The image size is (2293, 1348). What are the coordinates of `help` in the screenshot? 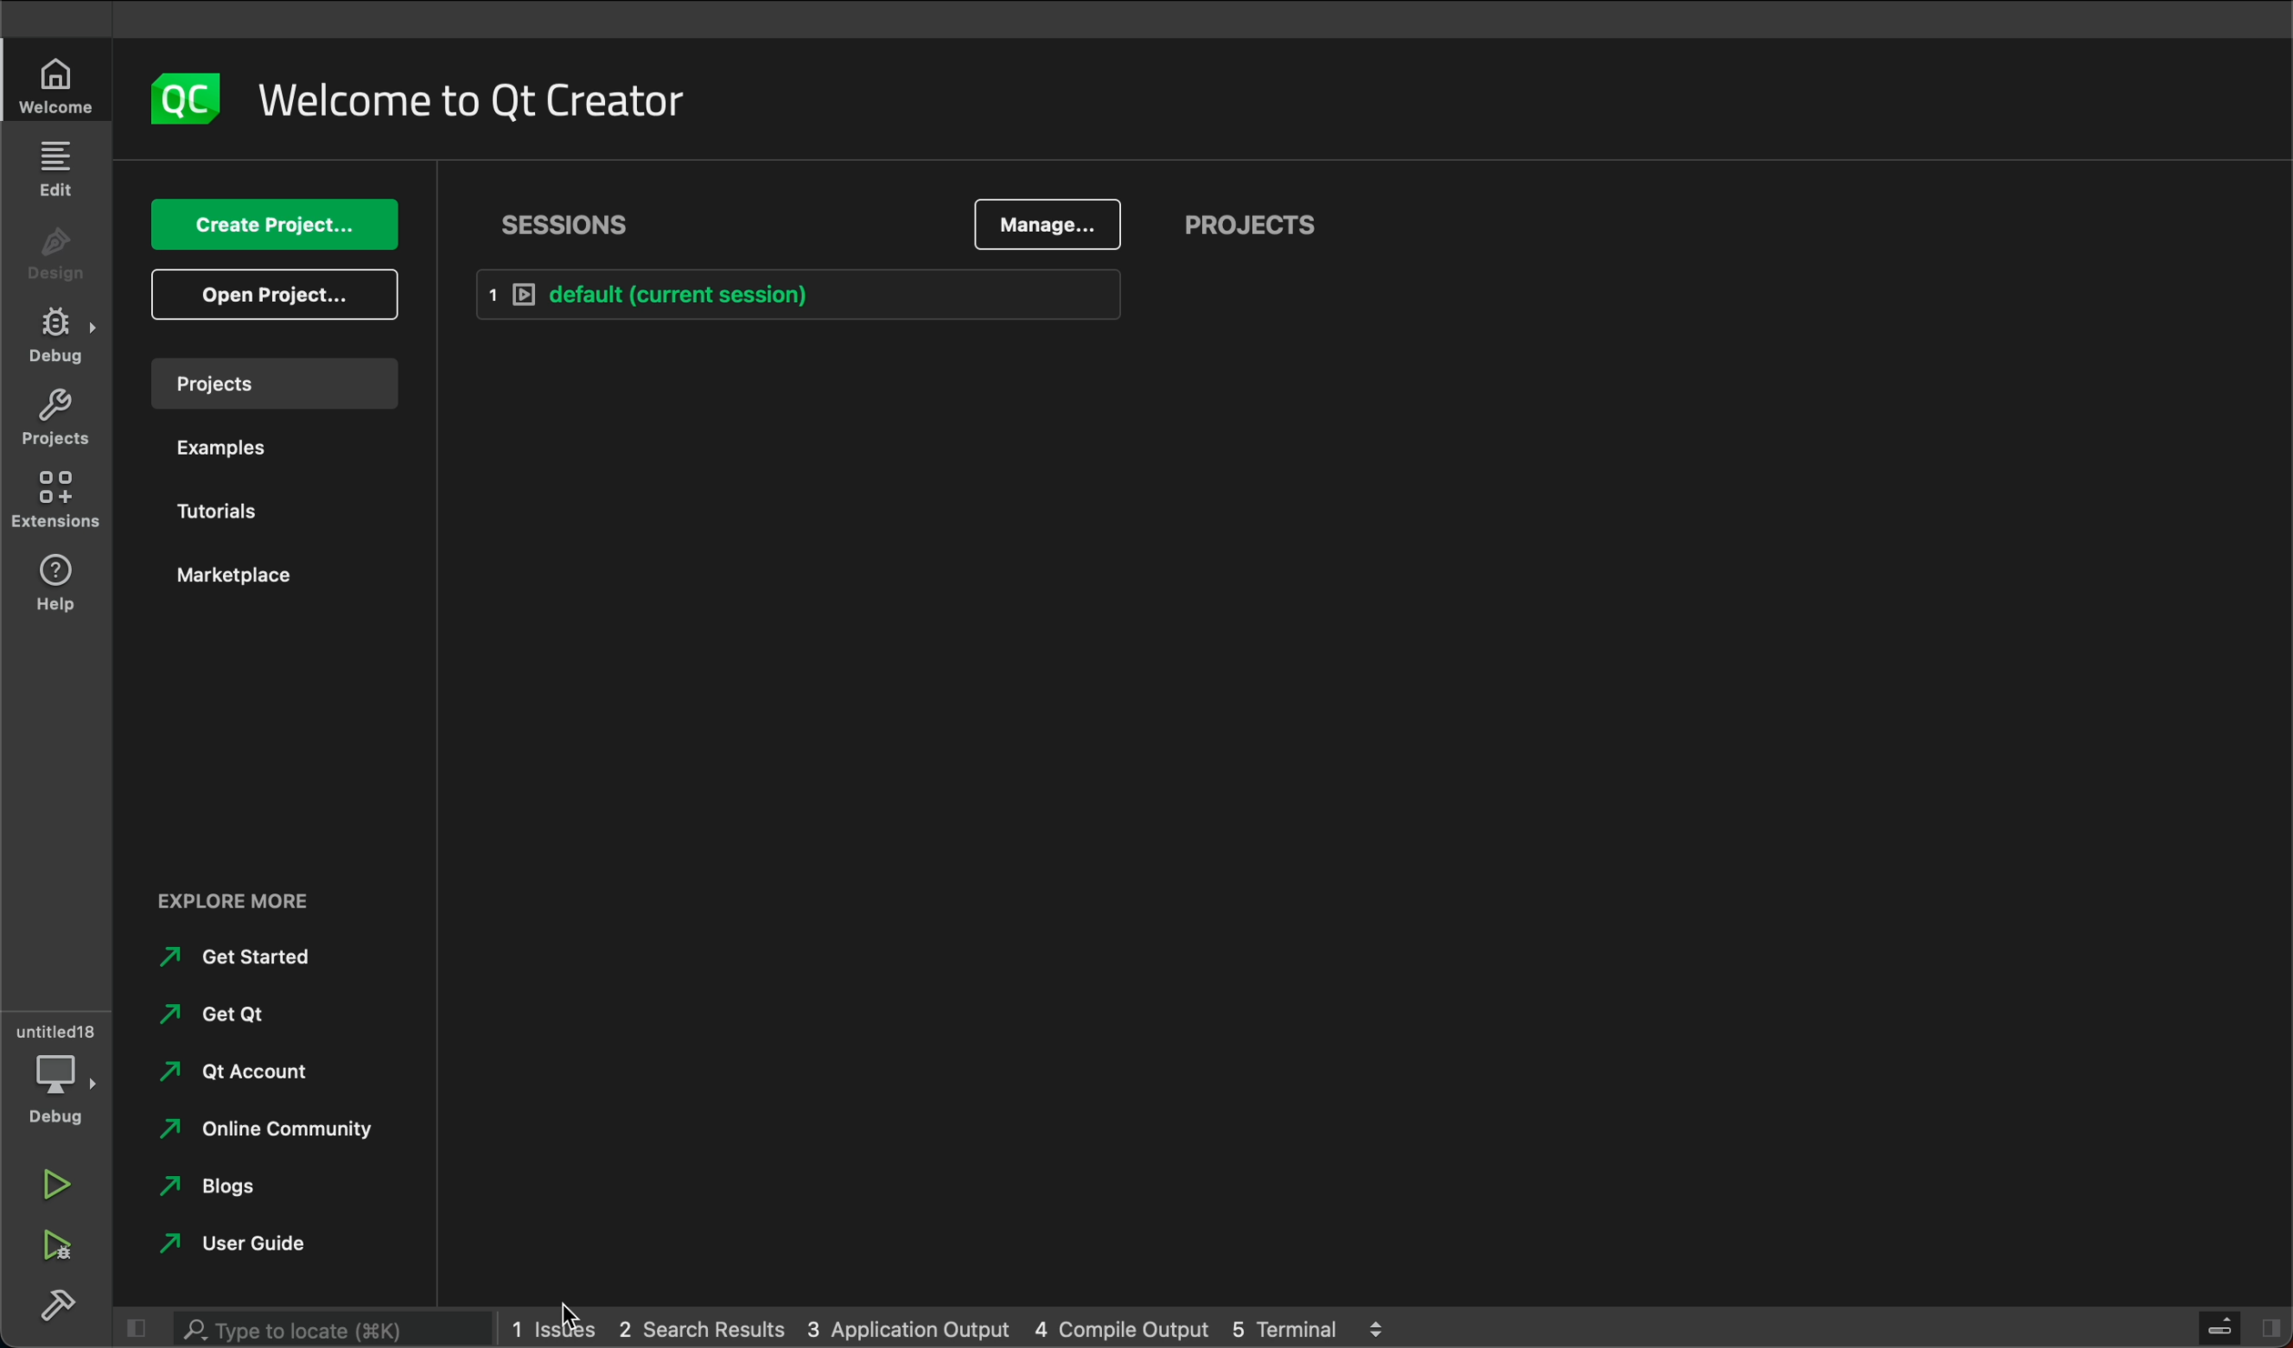 It's located at (64, 581).